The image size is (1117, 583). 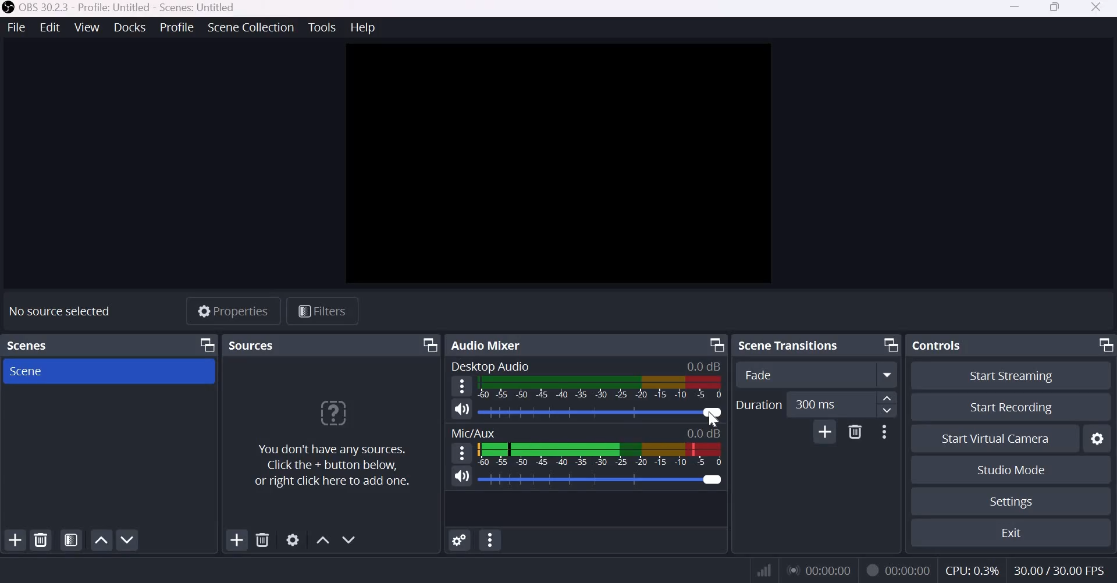 What do you see at coordinates (889, 413) in the screenshot?
I see `Decrease` at bounding box center [889, 413].